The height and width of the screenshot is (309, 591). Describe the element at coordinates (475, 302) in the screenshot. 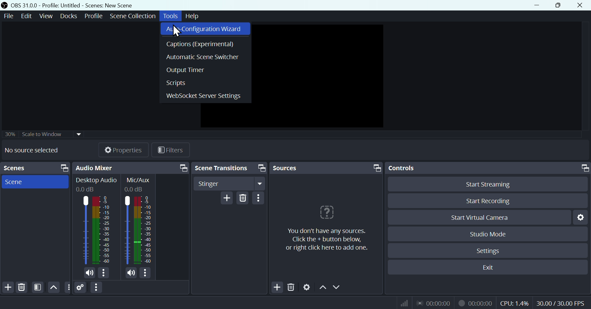

I see `Video recorder` at that location.